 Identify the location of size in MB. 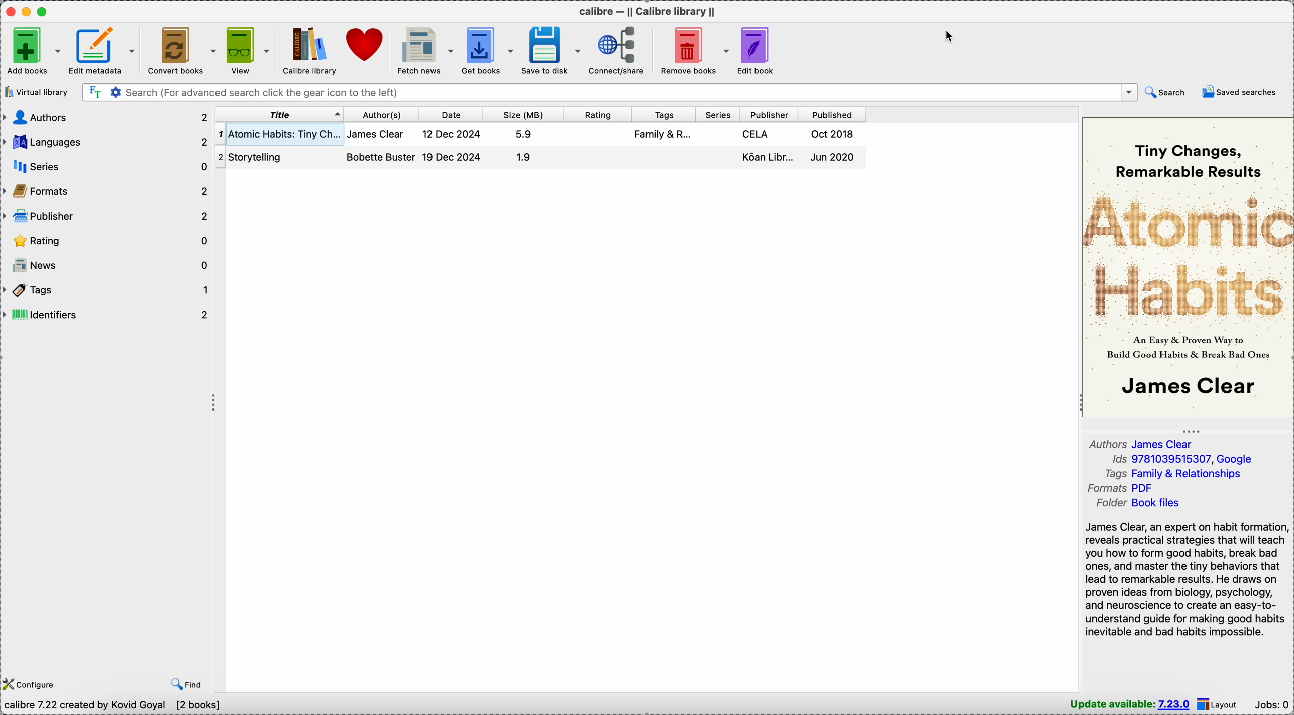
(524, 147).